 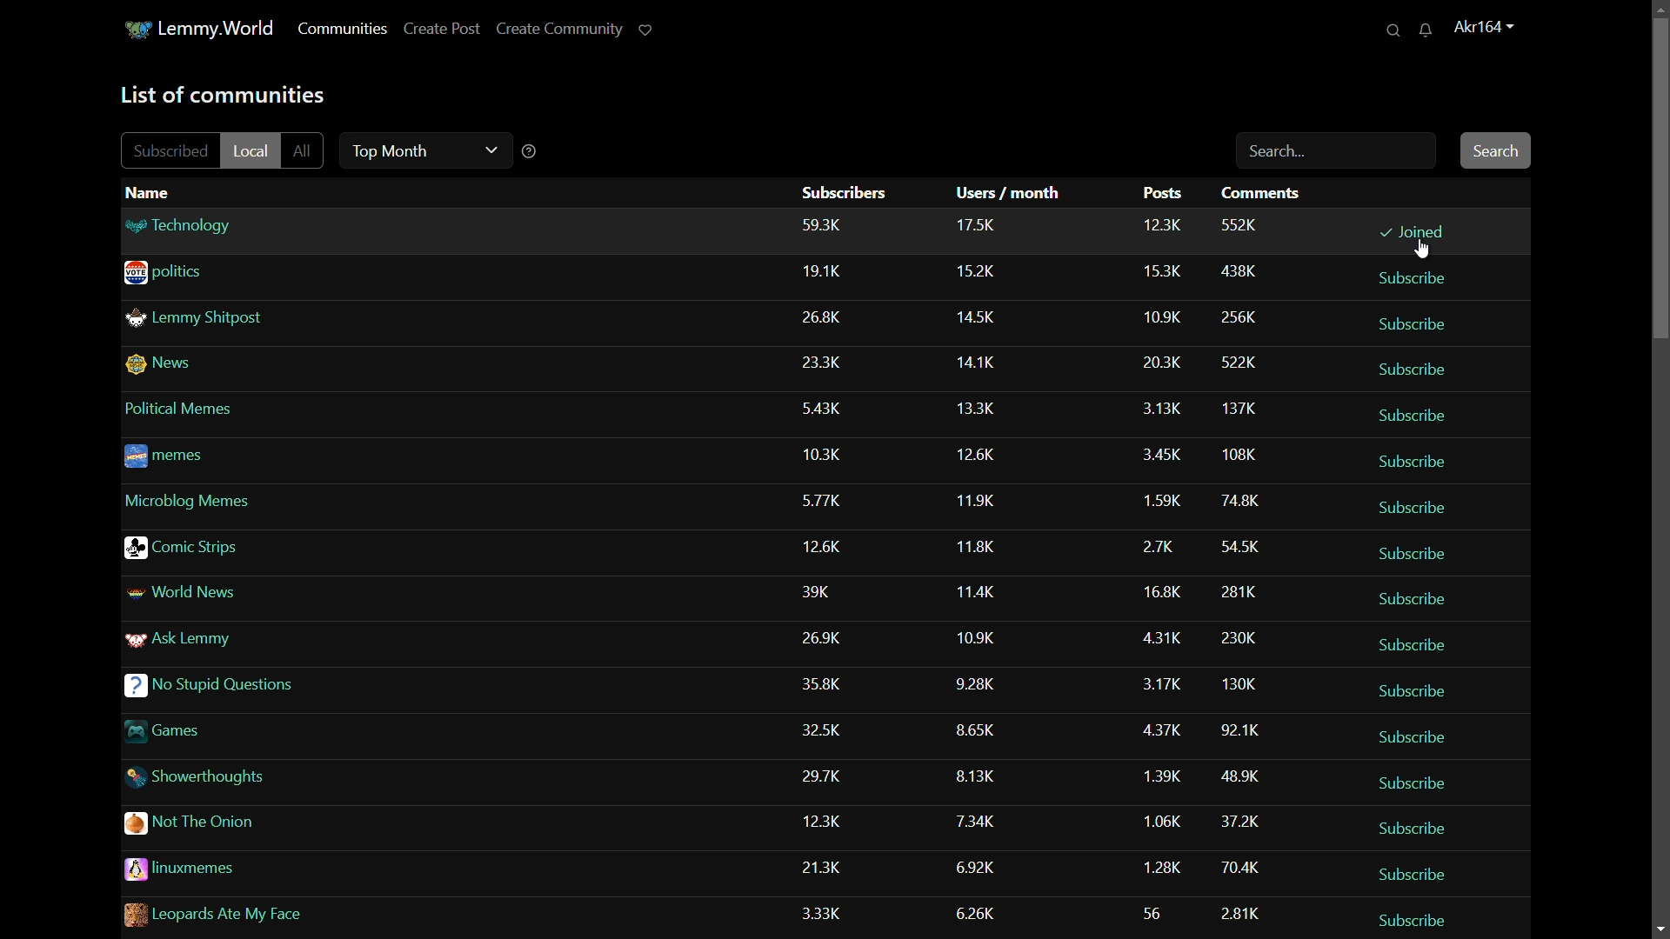 I want to click on posts, so click(x=1166, y=636).